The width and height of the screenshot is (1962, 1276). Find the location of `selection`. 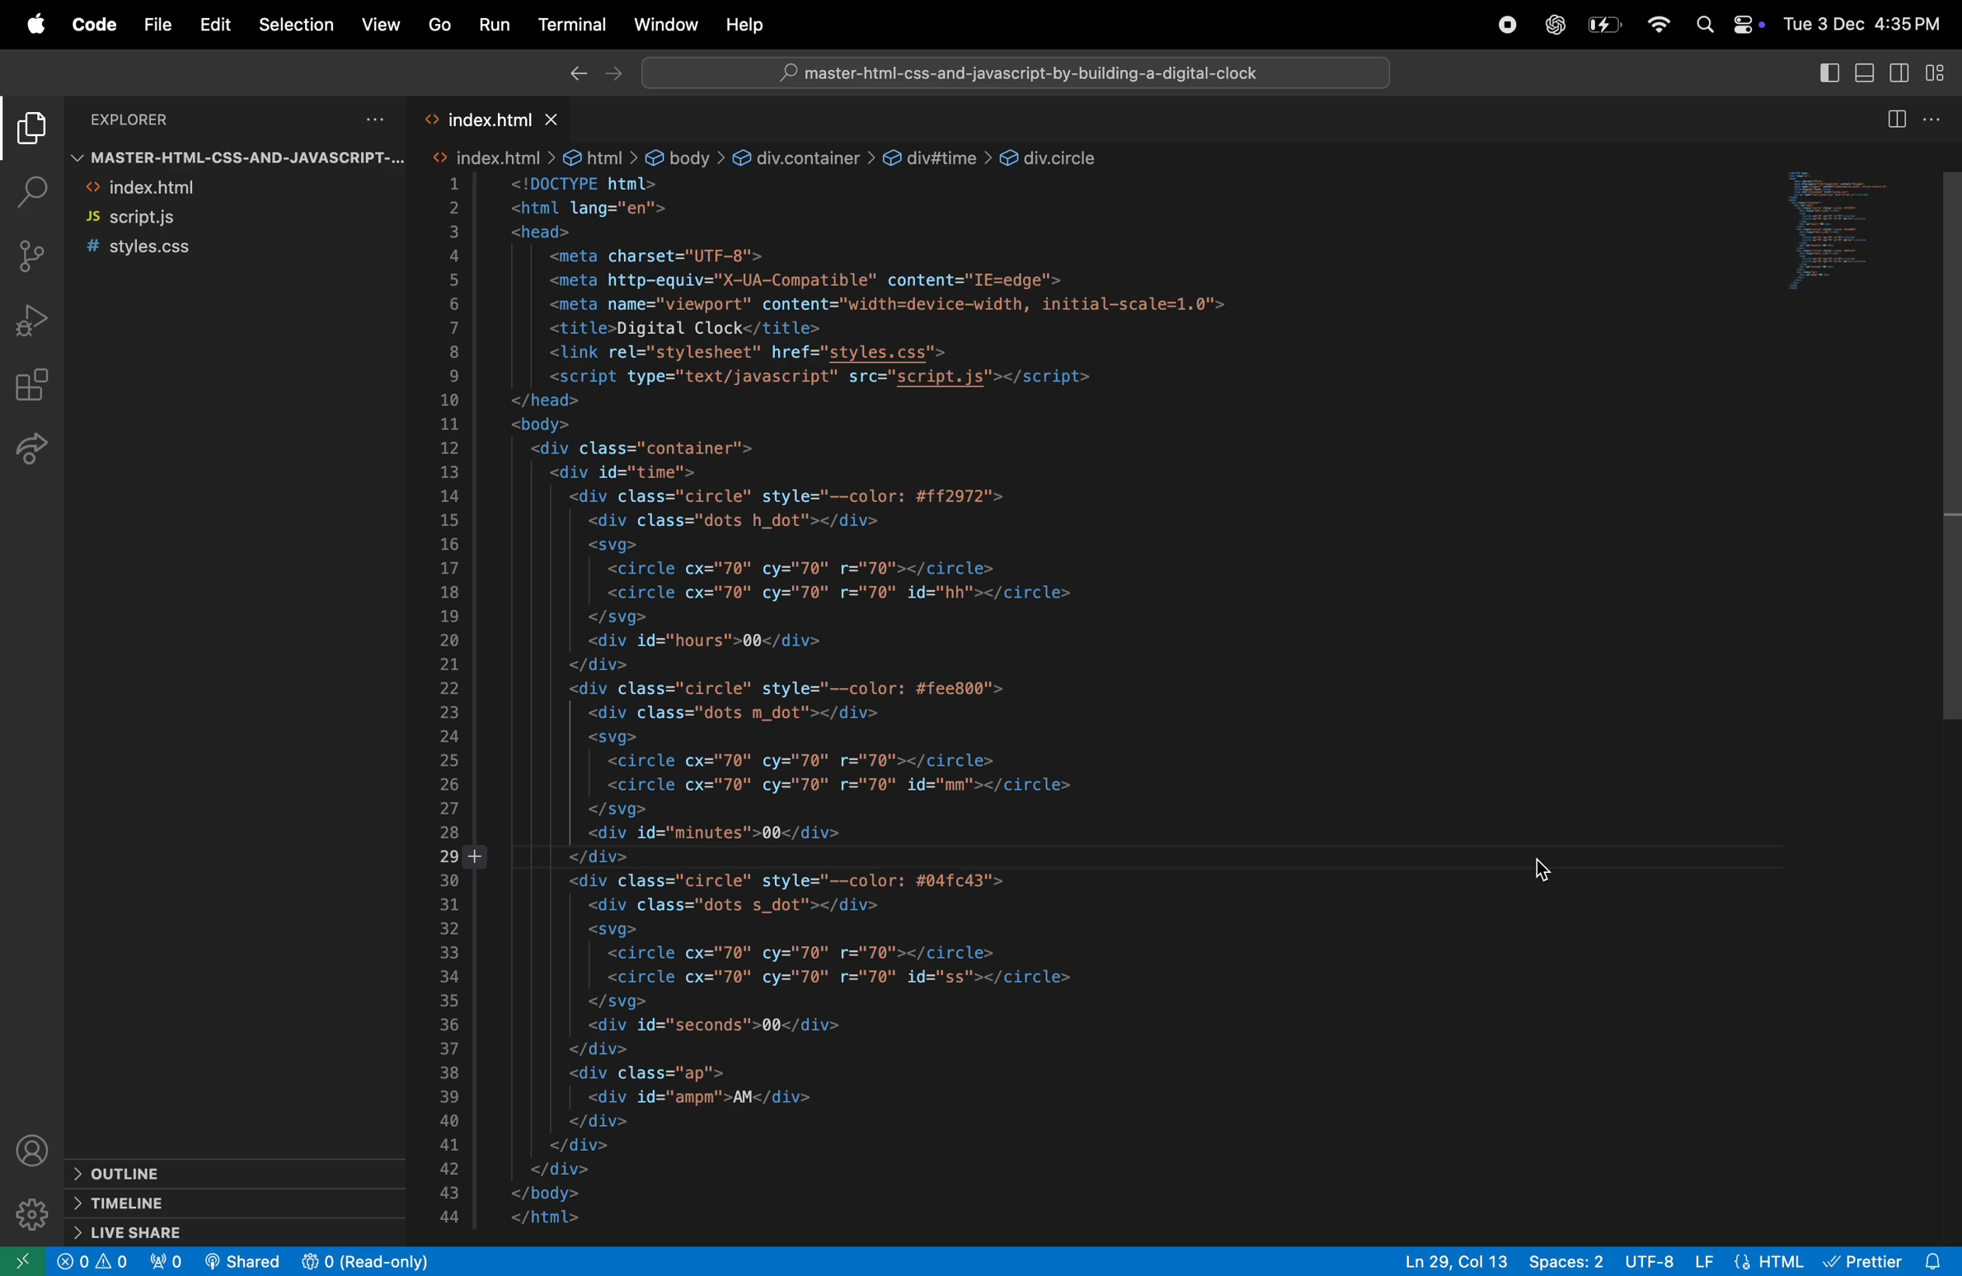

selection is located at coordinates (293, 24).